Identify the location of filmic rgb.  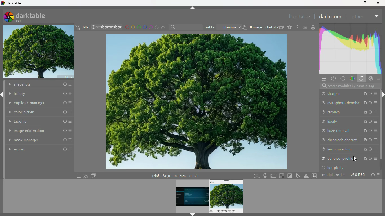
(344, 111).